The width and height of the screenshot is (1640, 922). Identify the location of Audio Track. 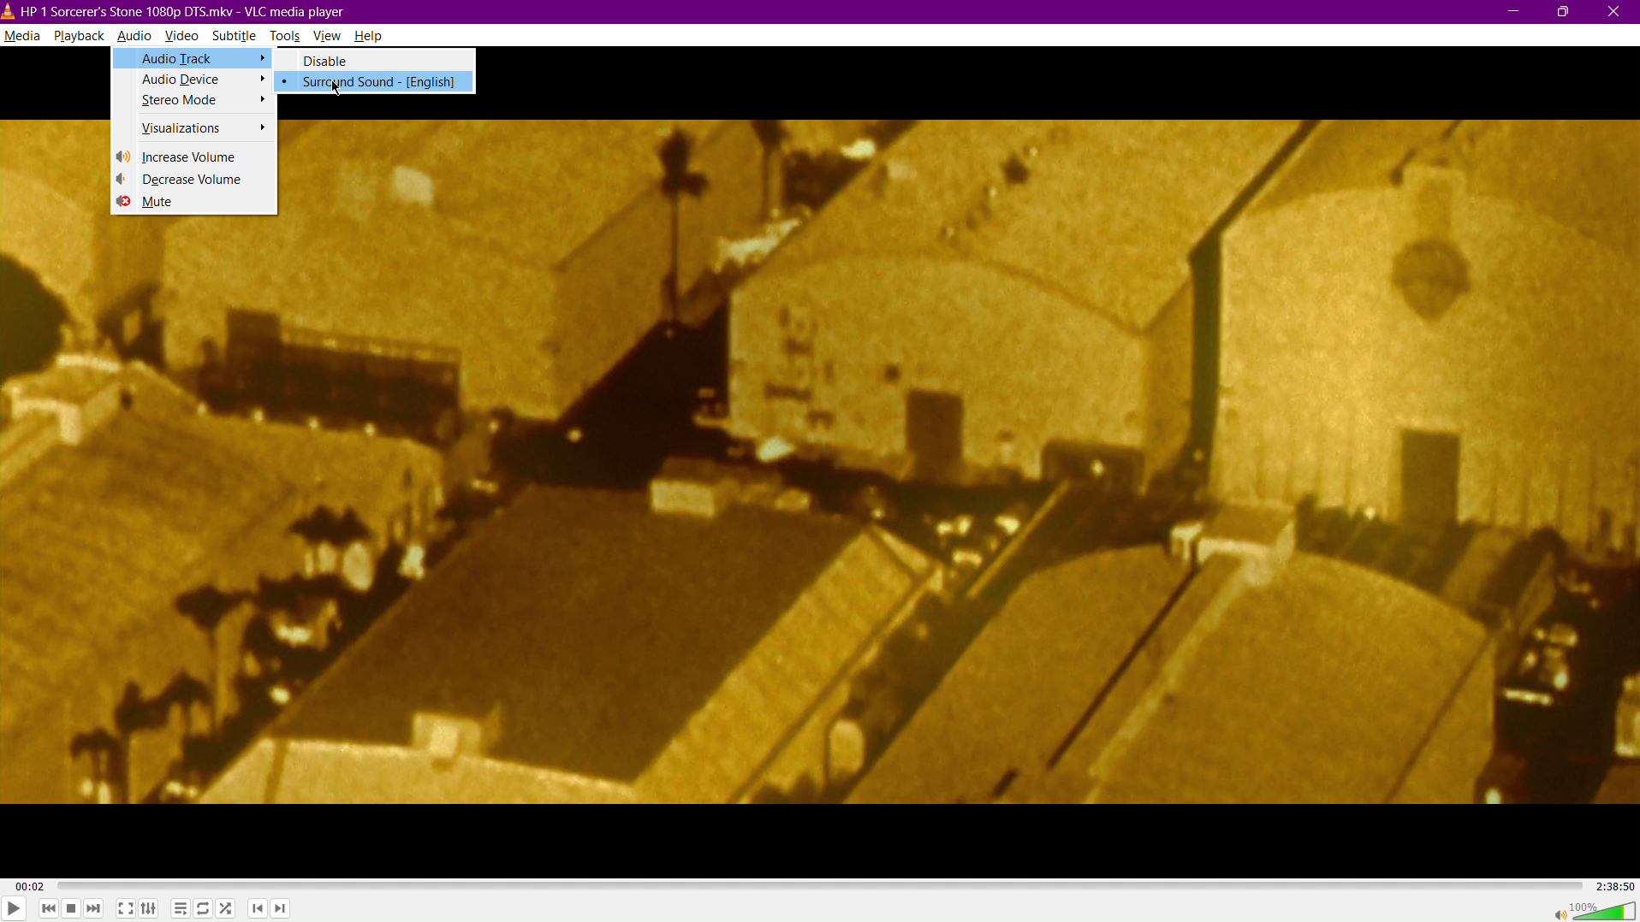
(193, 59).